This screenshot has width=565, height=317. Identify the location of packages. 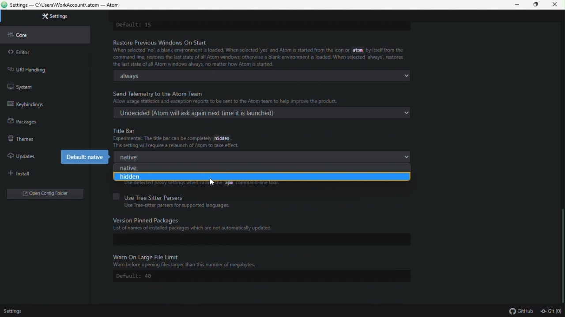
(48, 121).